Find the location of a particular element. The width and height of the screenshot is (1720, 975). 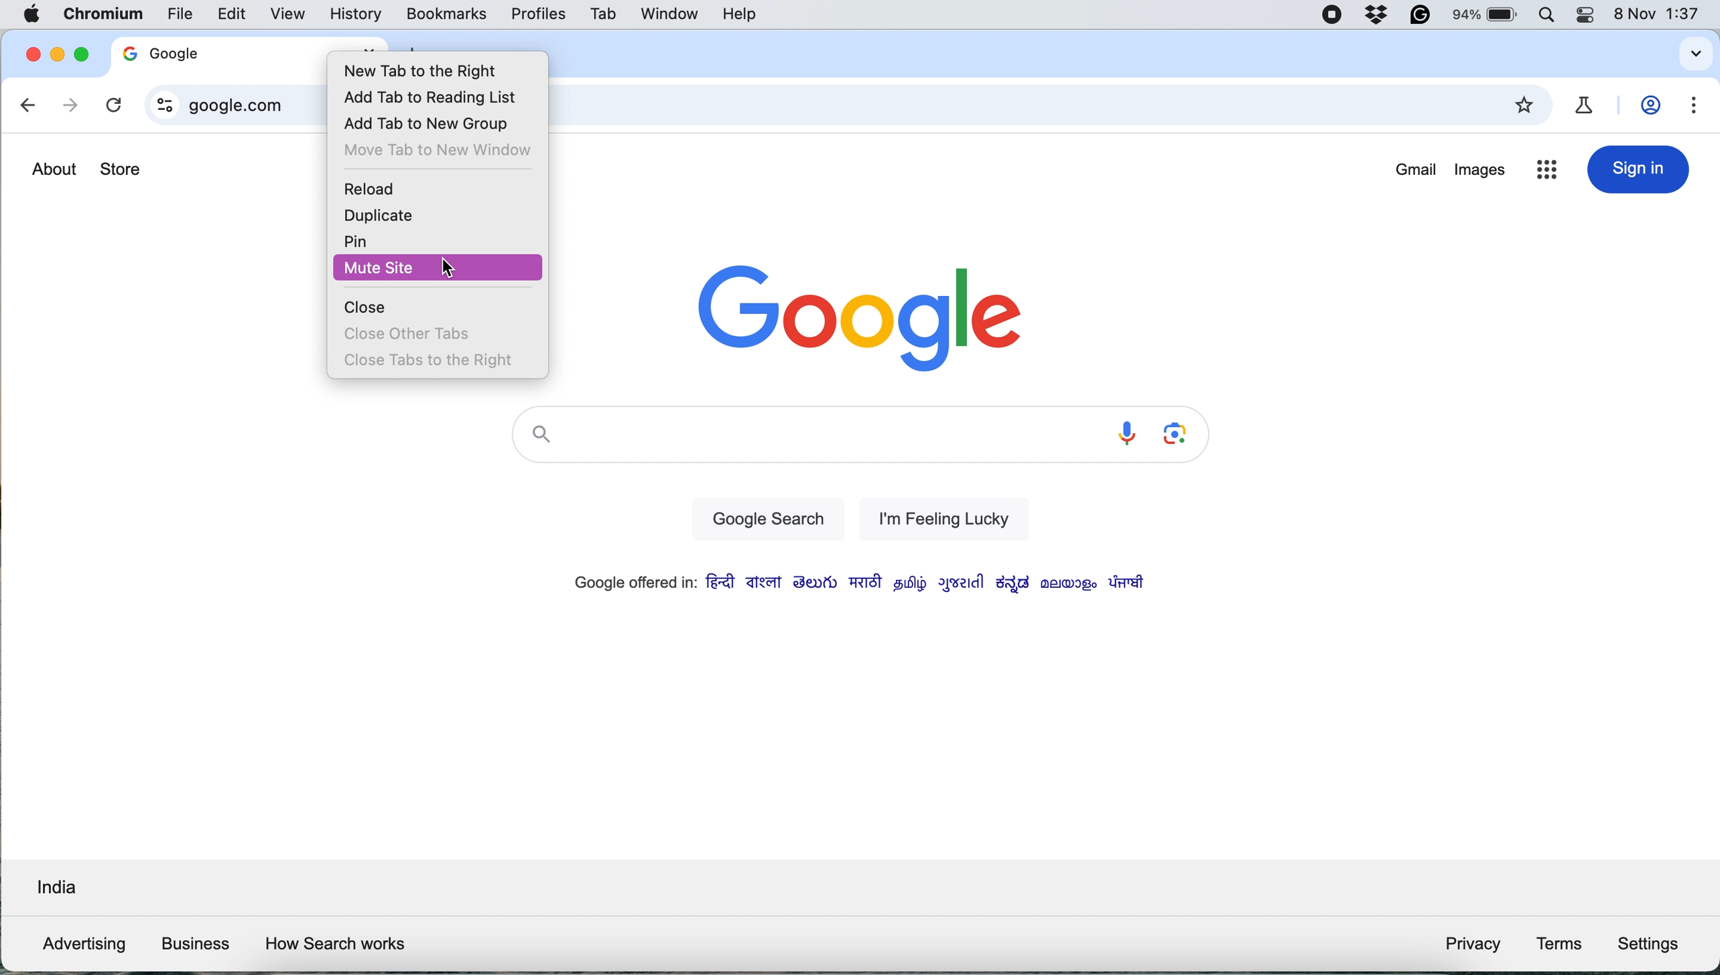

settings is located at coordinates (1653, 942).